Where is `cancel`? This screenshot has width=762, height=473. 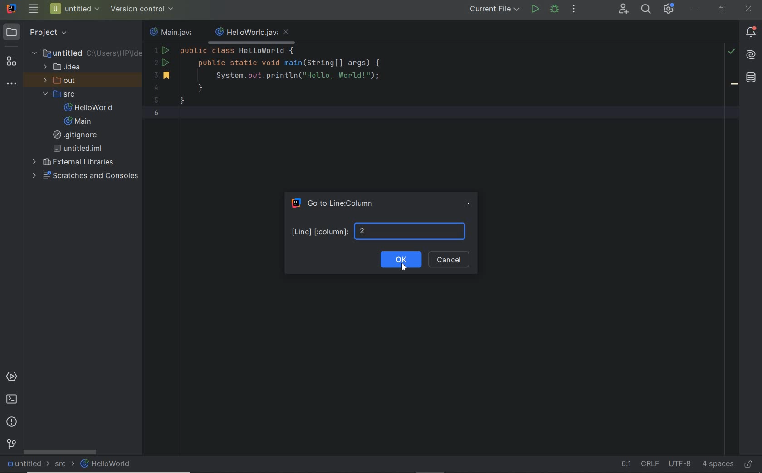
cancel is located at coordinates (450, 260).